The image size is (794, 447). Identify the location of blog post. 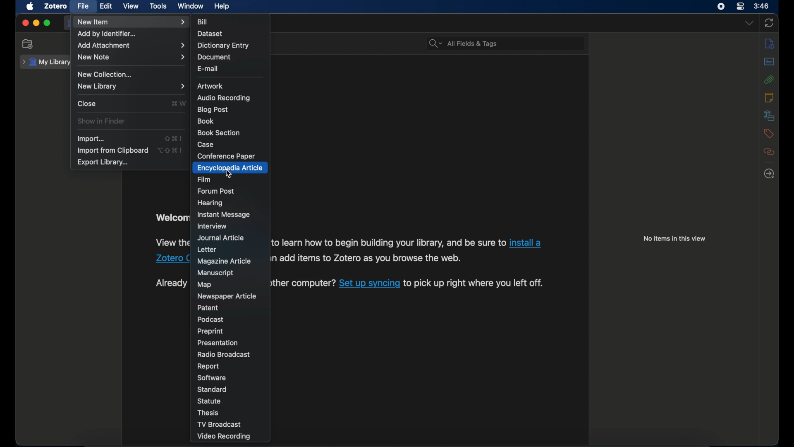
(213, 110).